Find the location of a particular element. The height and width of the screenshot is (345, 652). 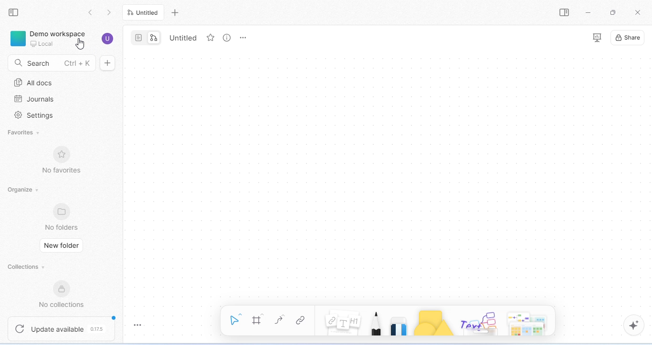

link is located at coordinates (301, 319).